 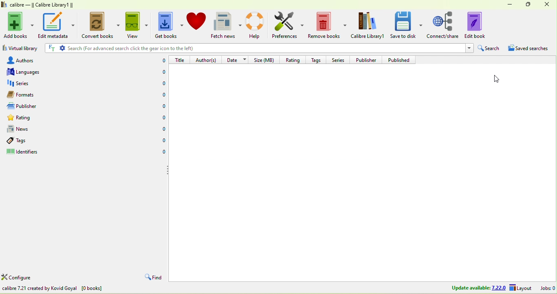 I want to click on maximize, so click(x=526, y=4).